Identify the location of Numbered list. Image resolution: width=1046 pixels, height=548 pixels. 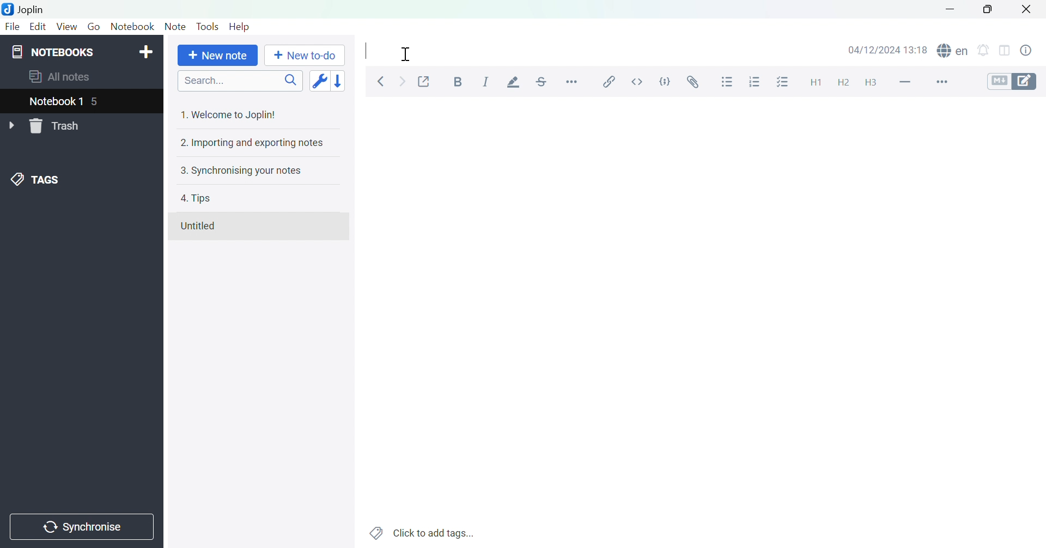
(753, 82).